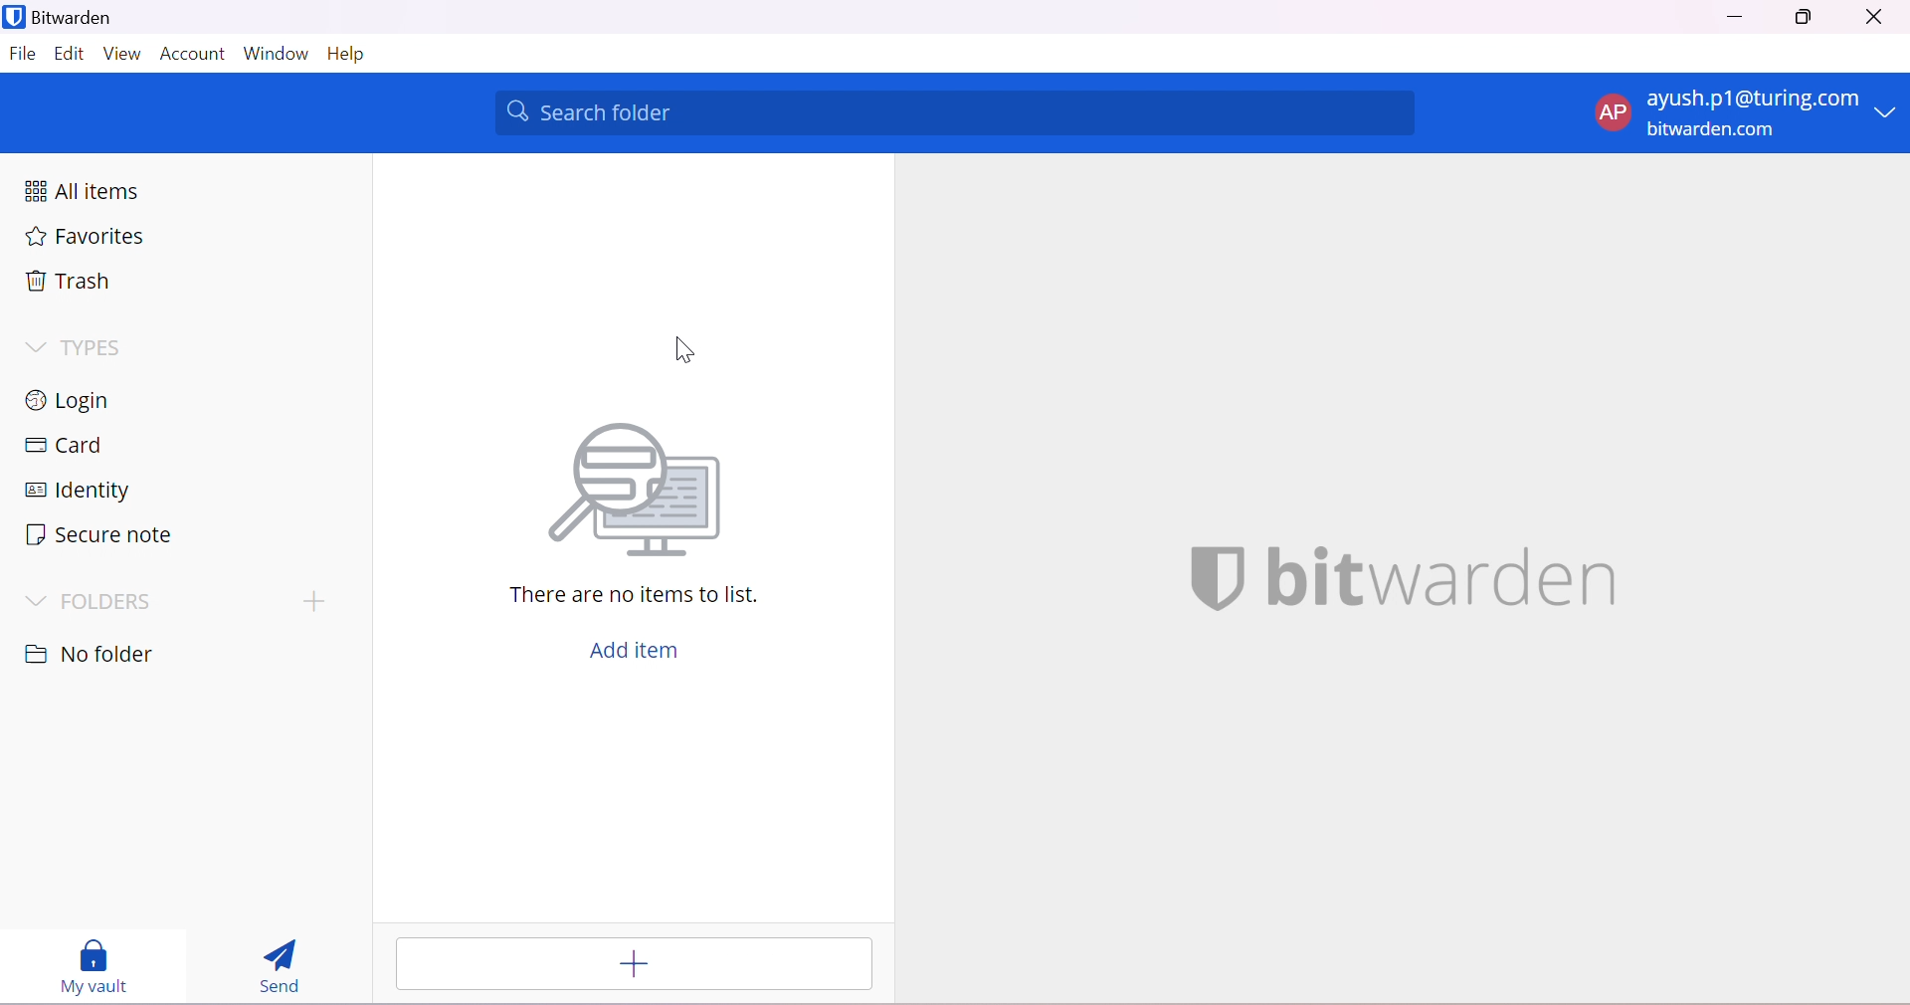  What do you see at coordinates (1873, 17) in the screenshot?
I see `Close` at bounding box center [1873, 17].